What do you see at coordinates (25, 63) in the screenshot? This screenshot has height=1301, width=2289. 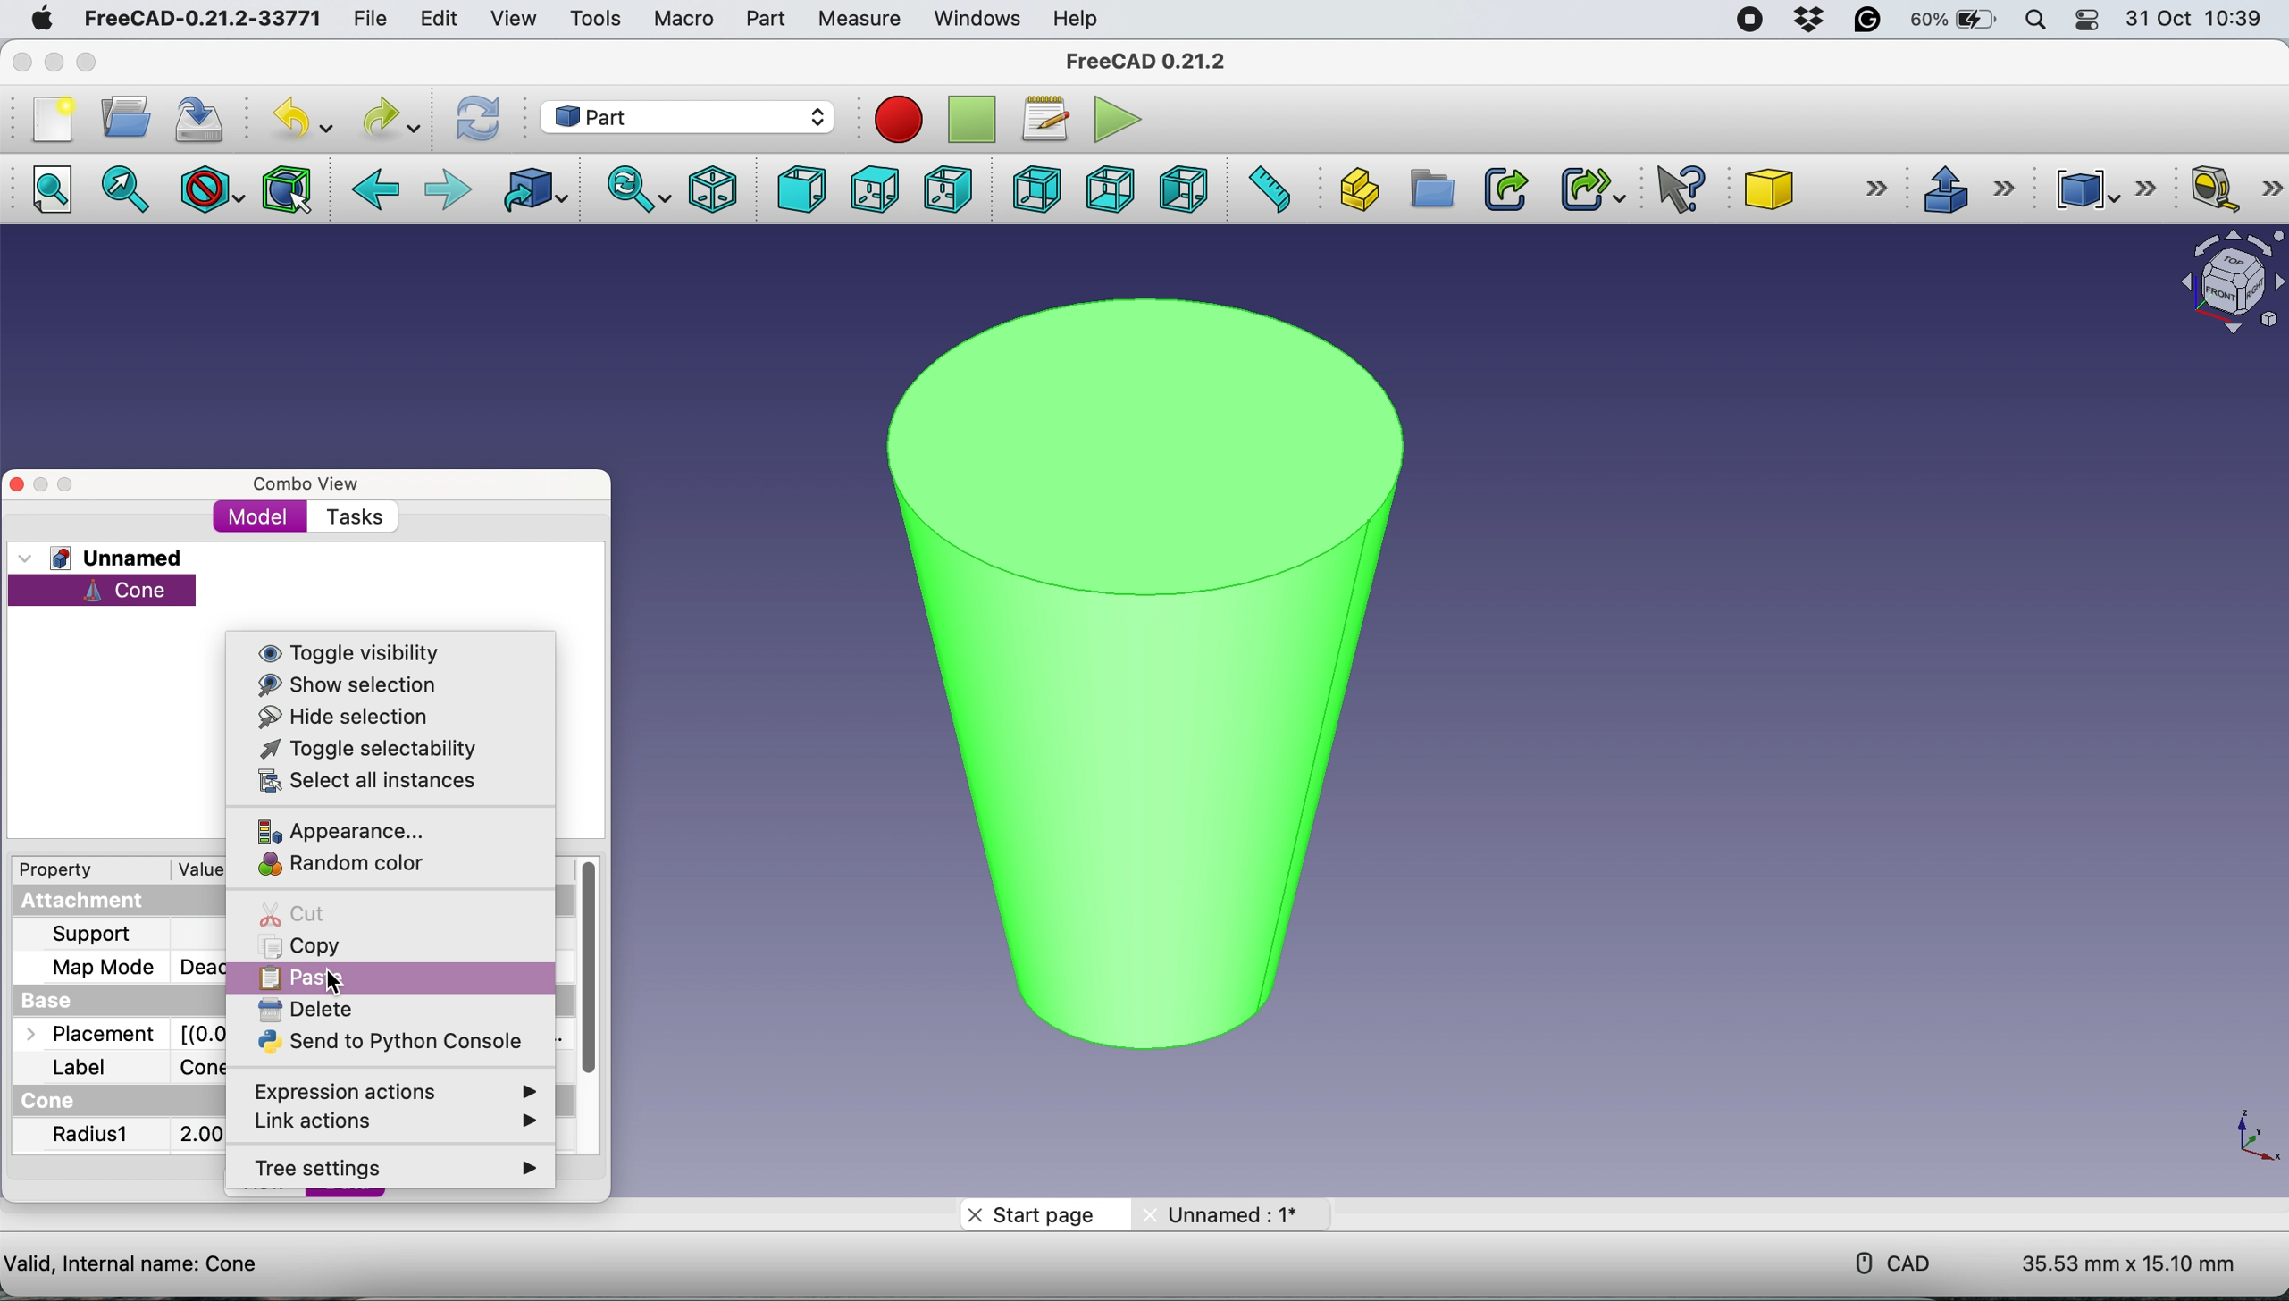 I see `close` at bounding box center [25, 63].